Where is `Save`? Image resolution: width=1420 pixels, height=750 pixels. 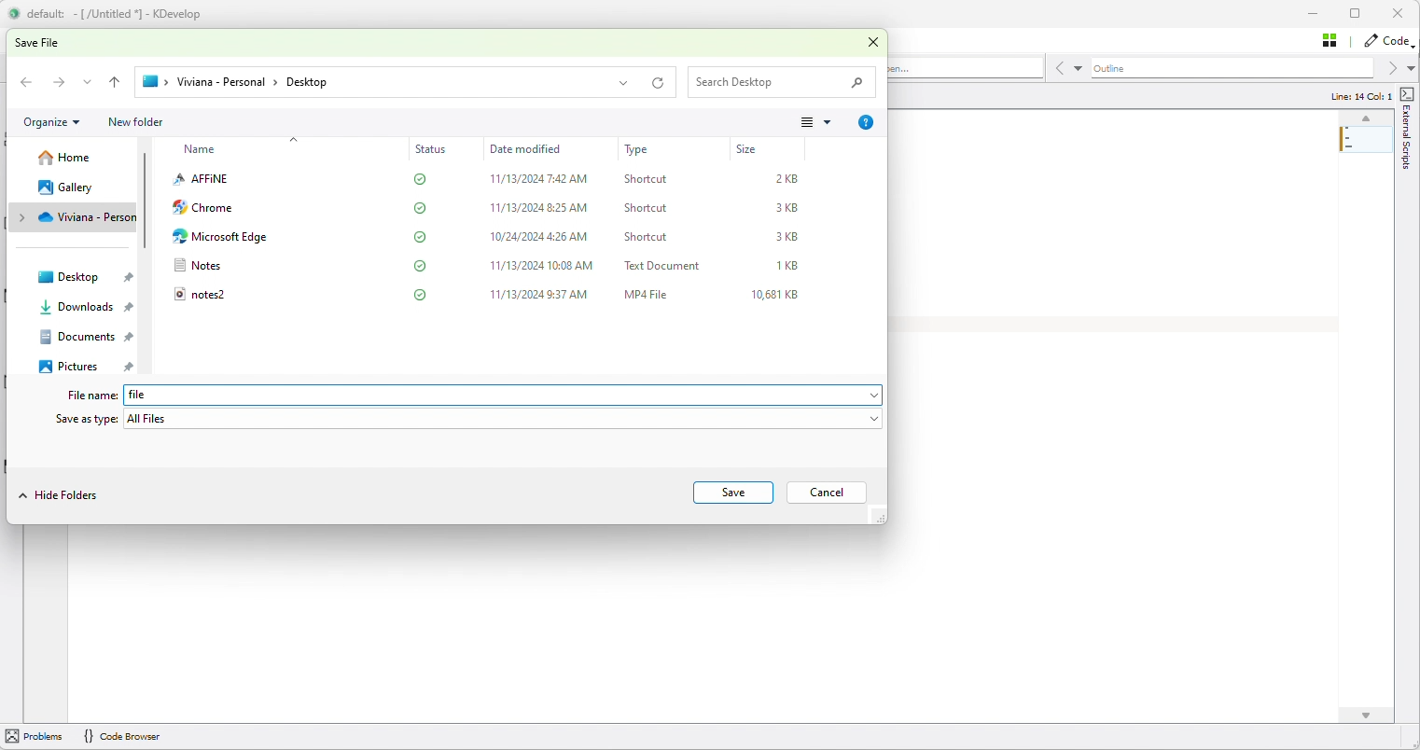
Save is located at coordinates (733, 493).